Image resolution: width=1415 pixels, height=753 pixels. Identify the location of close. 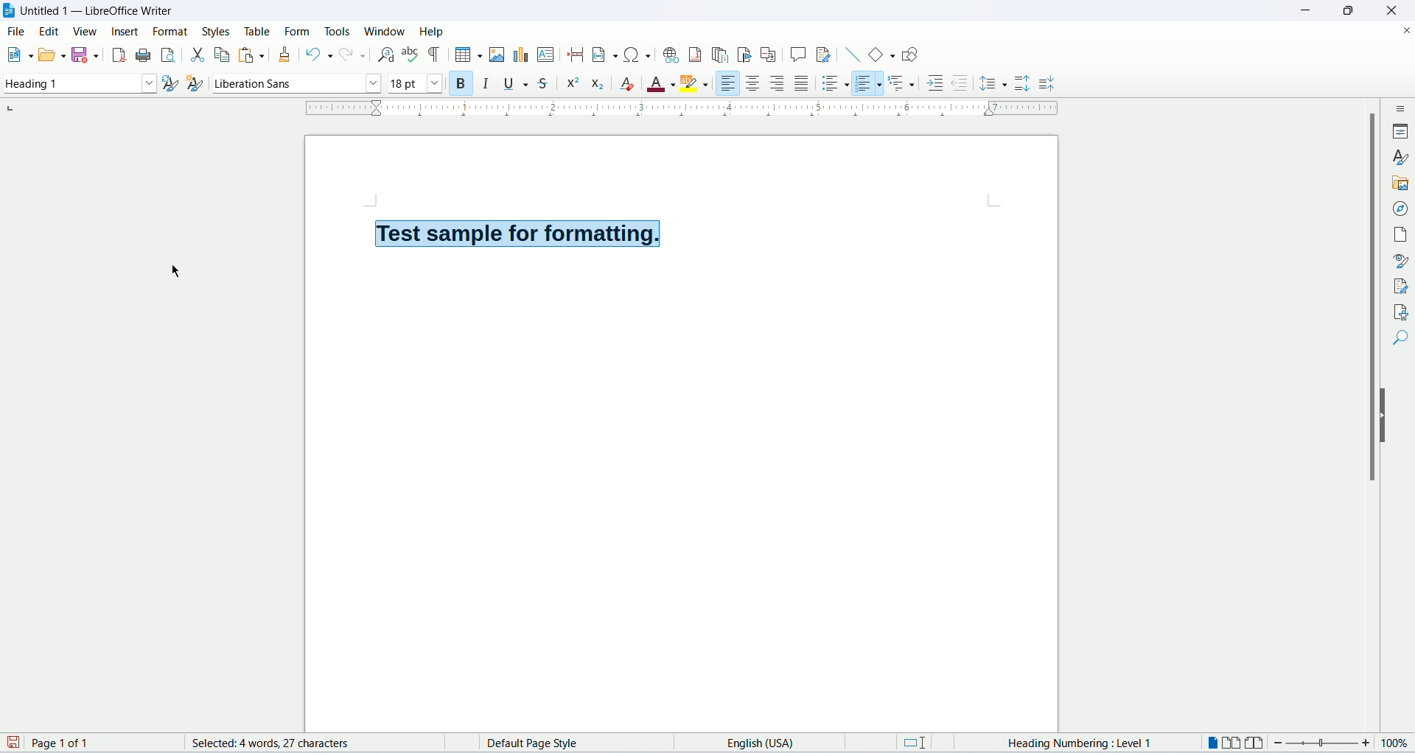
(1406, 29).